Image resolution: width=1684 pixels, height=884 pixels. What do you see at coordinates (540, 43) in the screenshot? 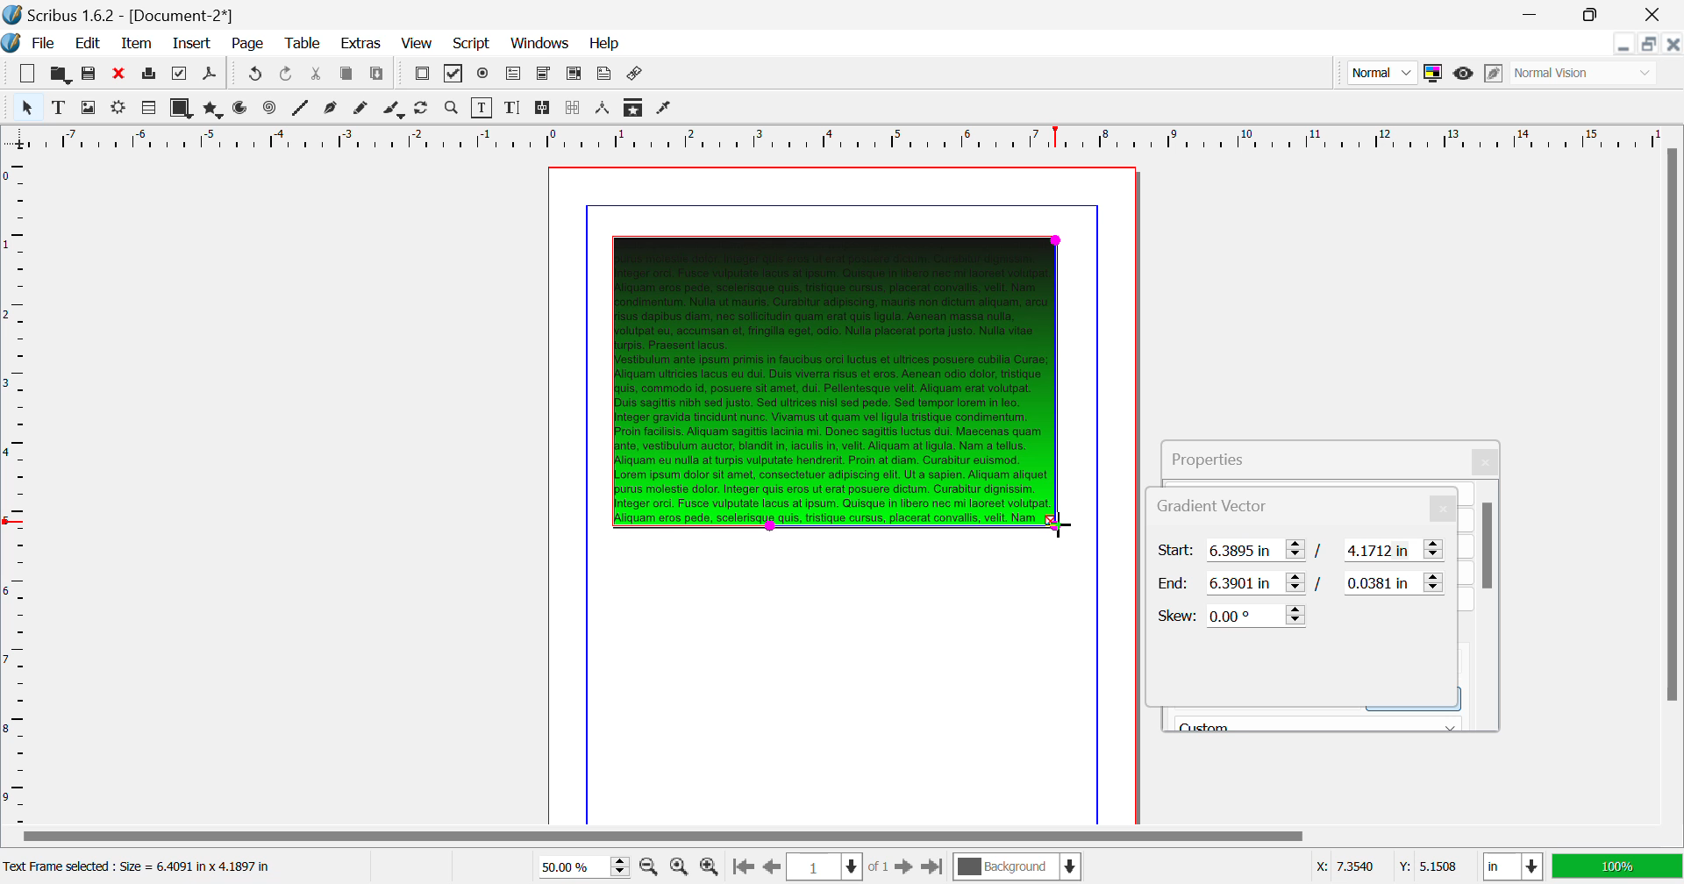
I see `Windows` at bounding box center [540, 43].